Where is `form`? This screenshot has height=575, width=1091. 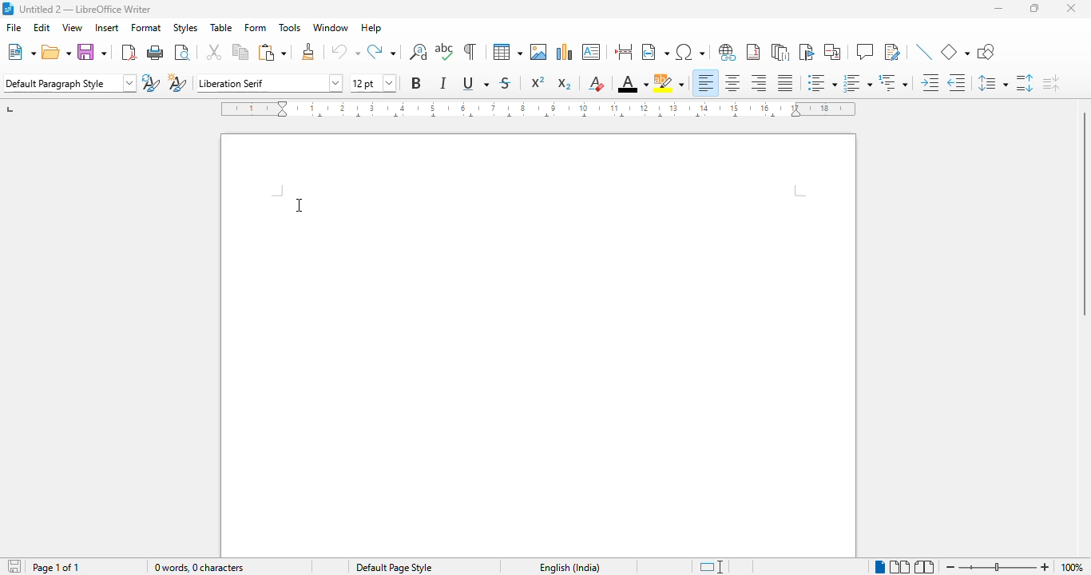 form is located at coordinates (255, 28).